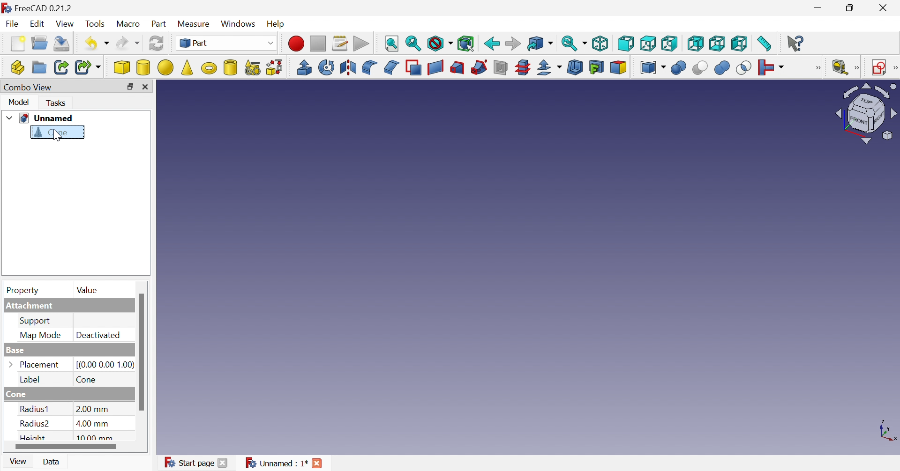 This screenshot has width=900, height=471. Describe the element at coordinates (31, 380) in the screenshot. I see `Label` at that location.